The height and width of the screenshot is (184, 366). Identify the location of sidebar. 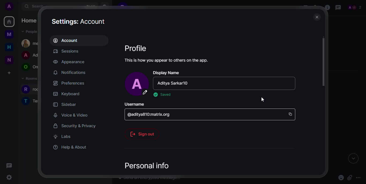
(64, 104).